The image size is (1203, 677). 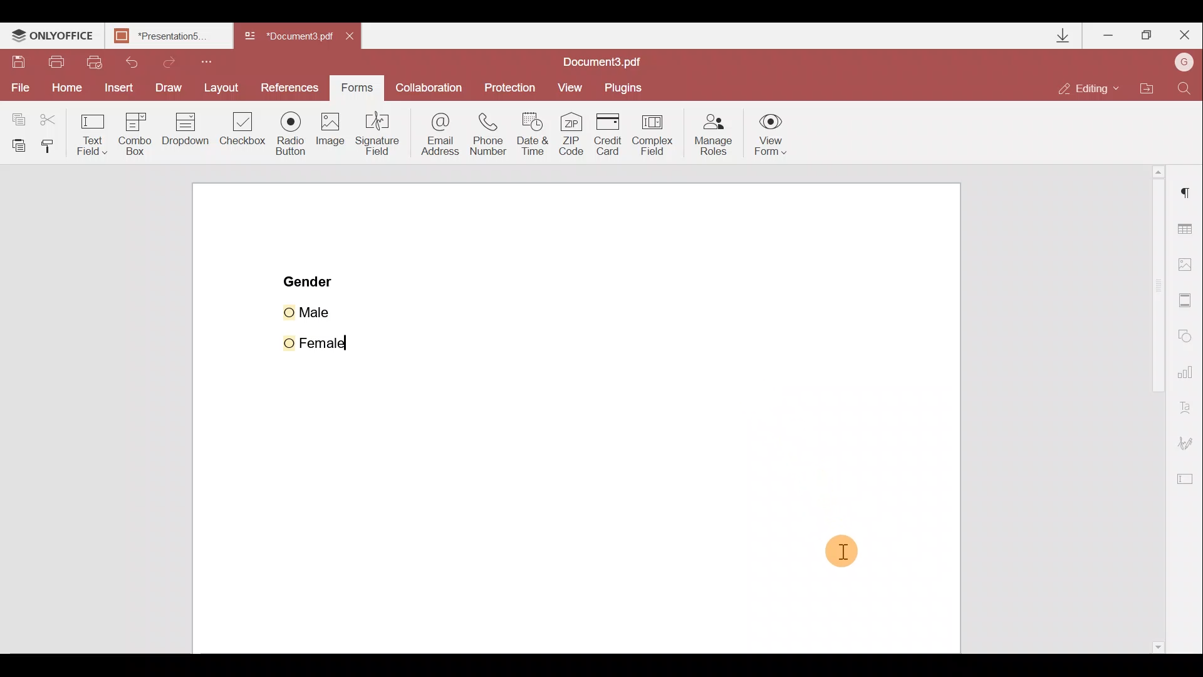 I want to click on Copy style, so click(x=53, y=145).